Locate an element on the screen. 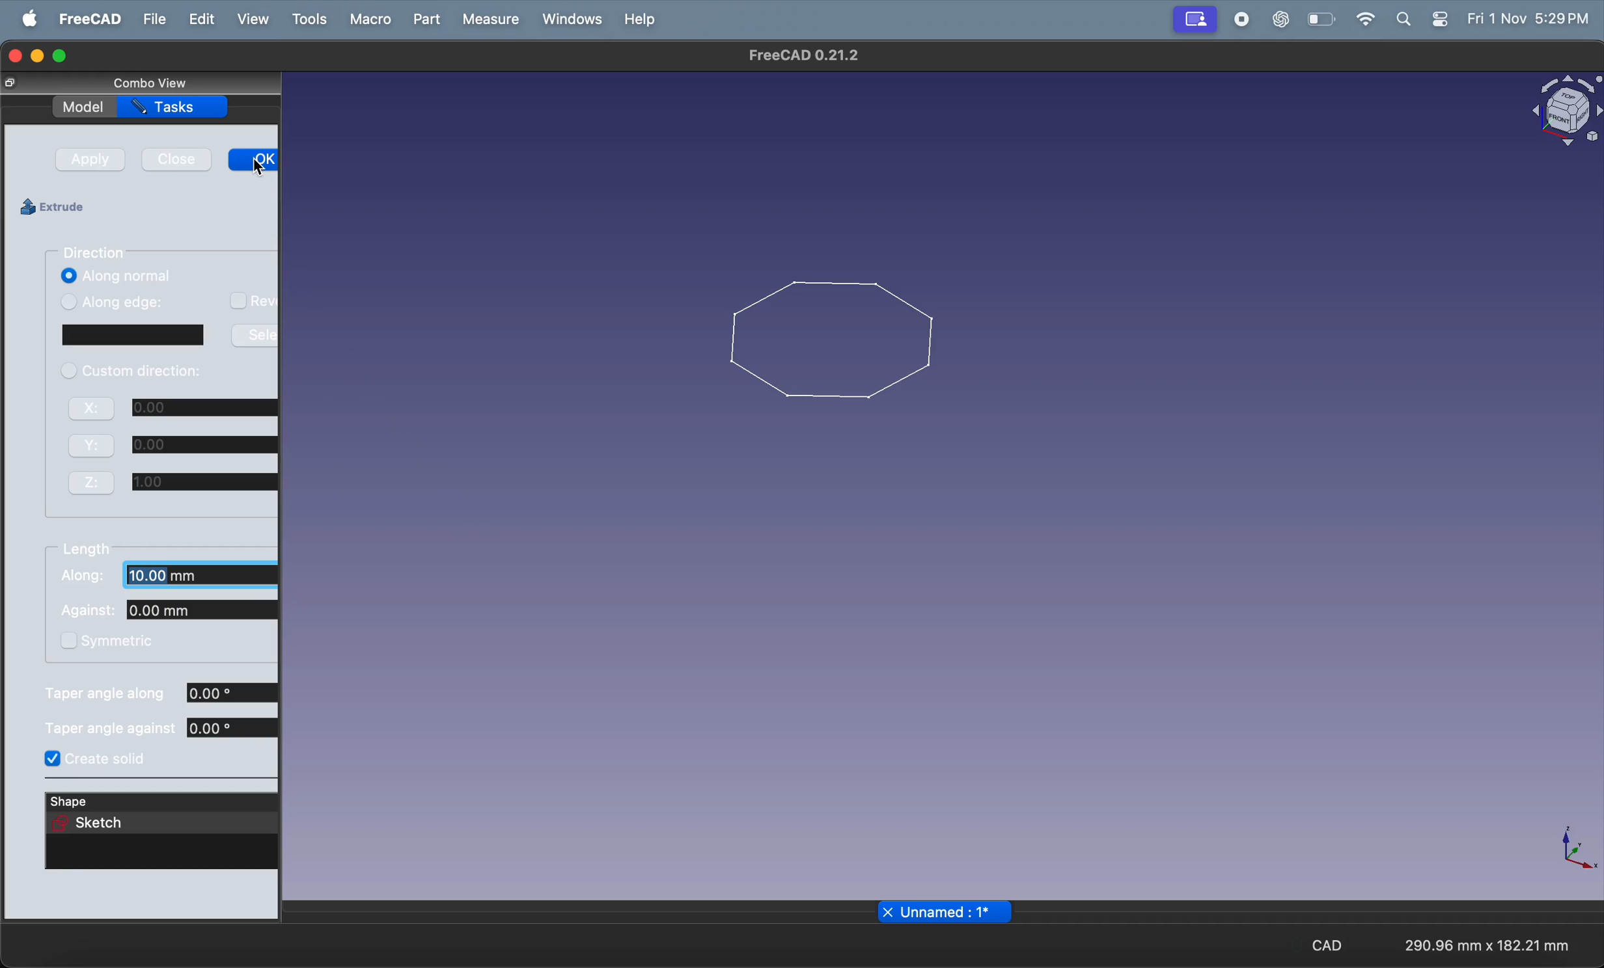 This screenshot has height=968, width=1604. axis is located at coordinates (1569, 855).